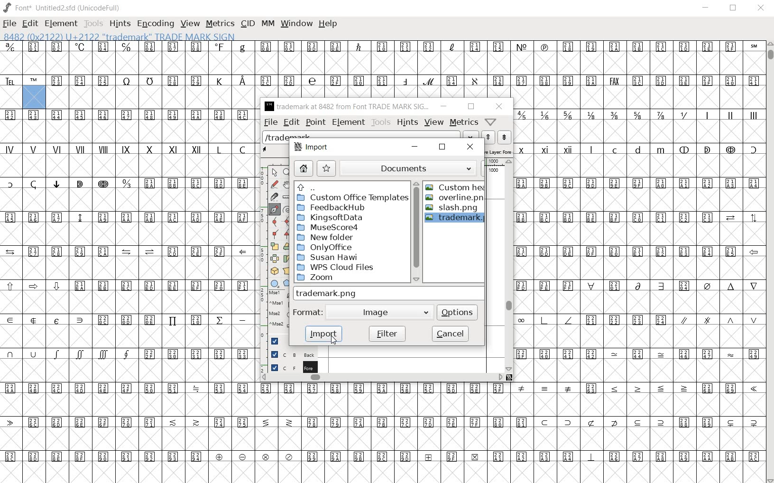 The width and height of the screenshot is (774, 483). What do you see at coordinates (274, 184) in the screenshot?
I see `draw a freehand curve` at bounding box center [274, 184].